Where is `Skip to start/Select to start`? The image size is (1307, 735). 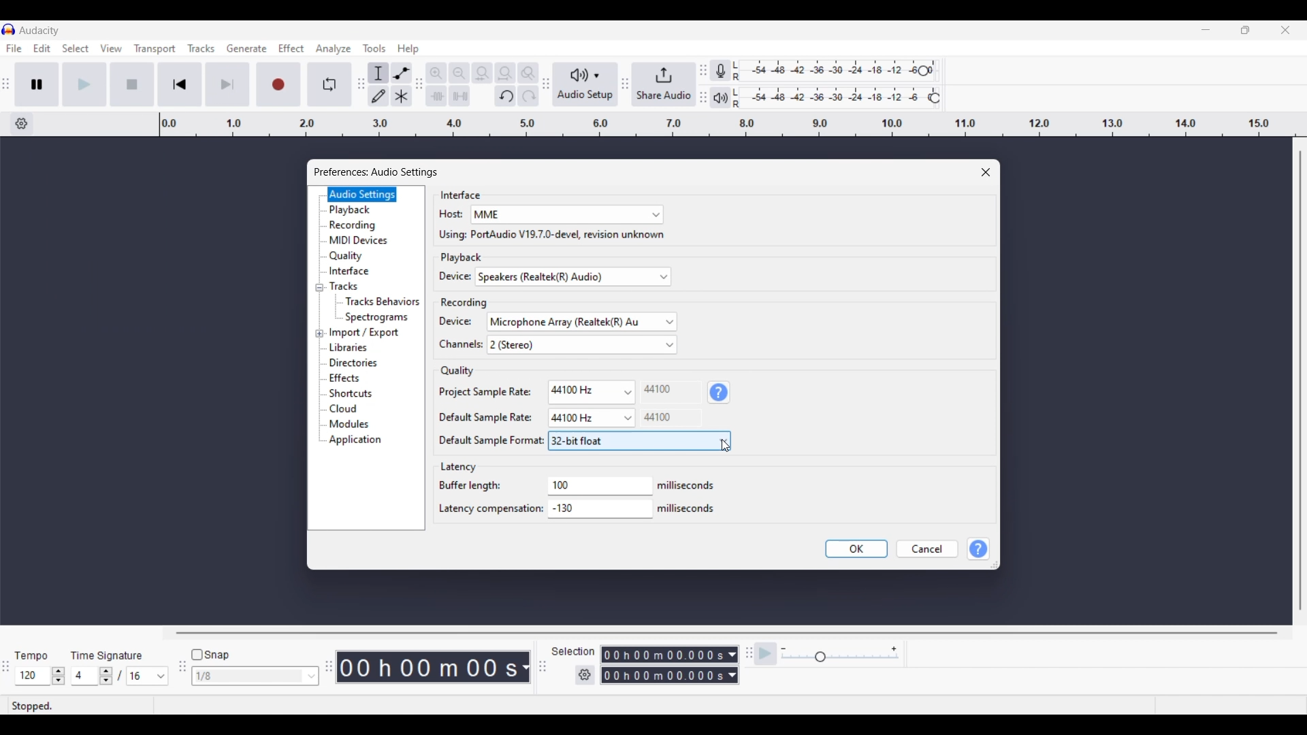 Skip to start/Select to start is located at coordinates (180, 84).